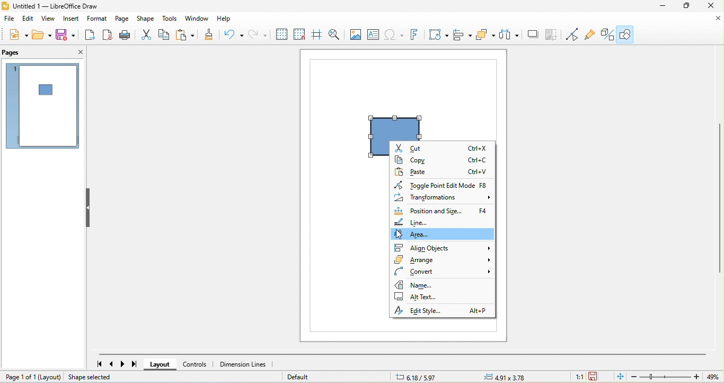  What do you see at coordinates (335, 34) in the screenshot?
I see `zoom and pan` at bounding box center [335, 34].